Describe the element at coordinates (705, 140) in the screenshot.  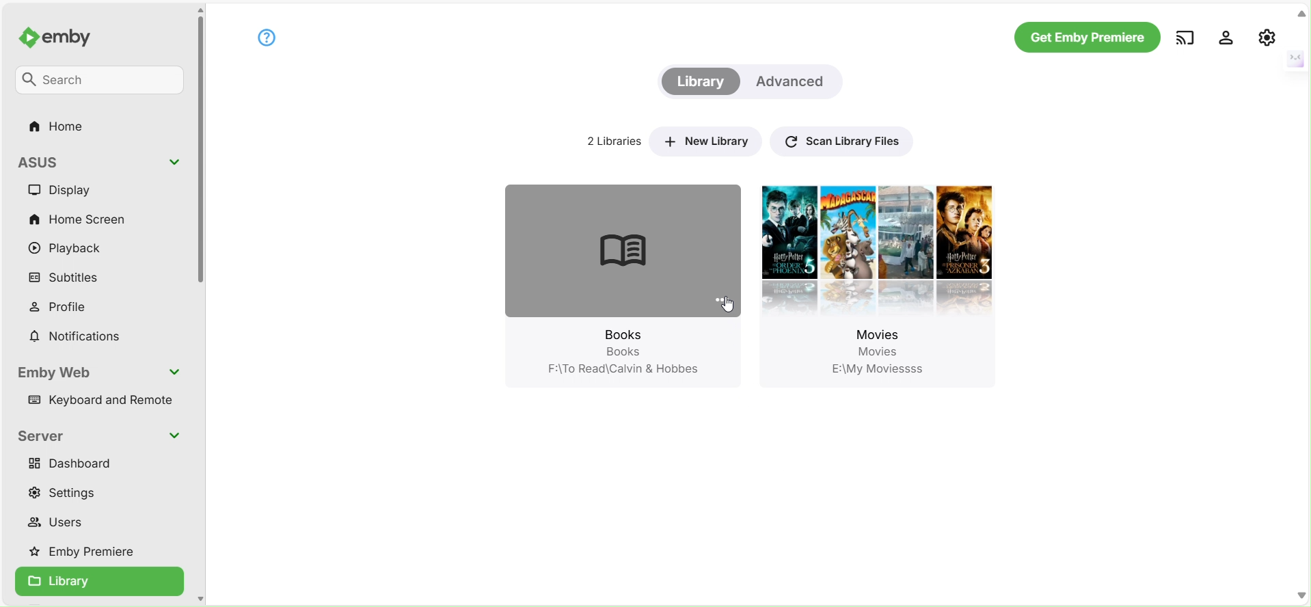
I see `Add New Libray` at that location.